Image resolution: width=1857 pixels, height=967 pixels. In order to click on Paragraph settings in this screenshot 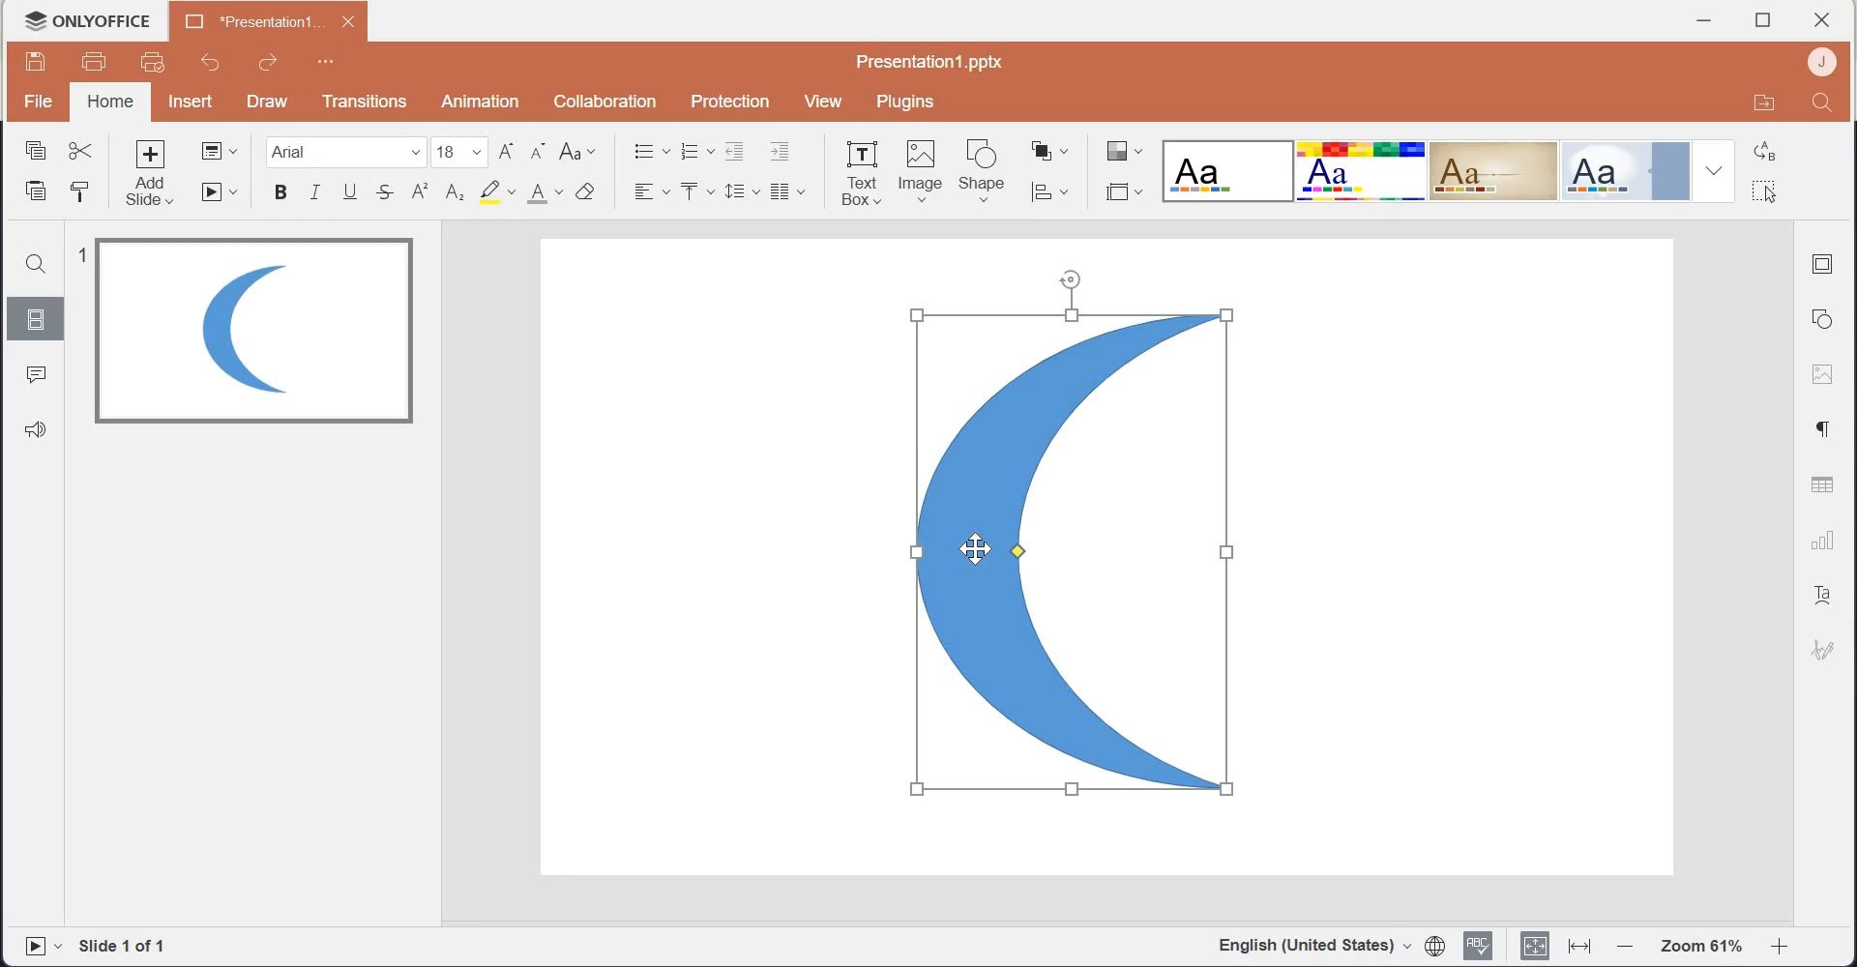, I will do `click(1823, 429)`.